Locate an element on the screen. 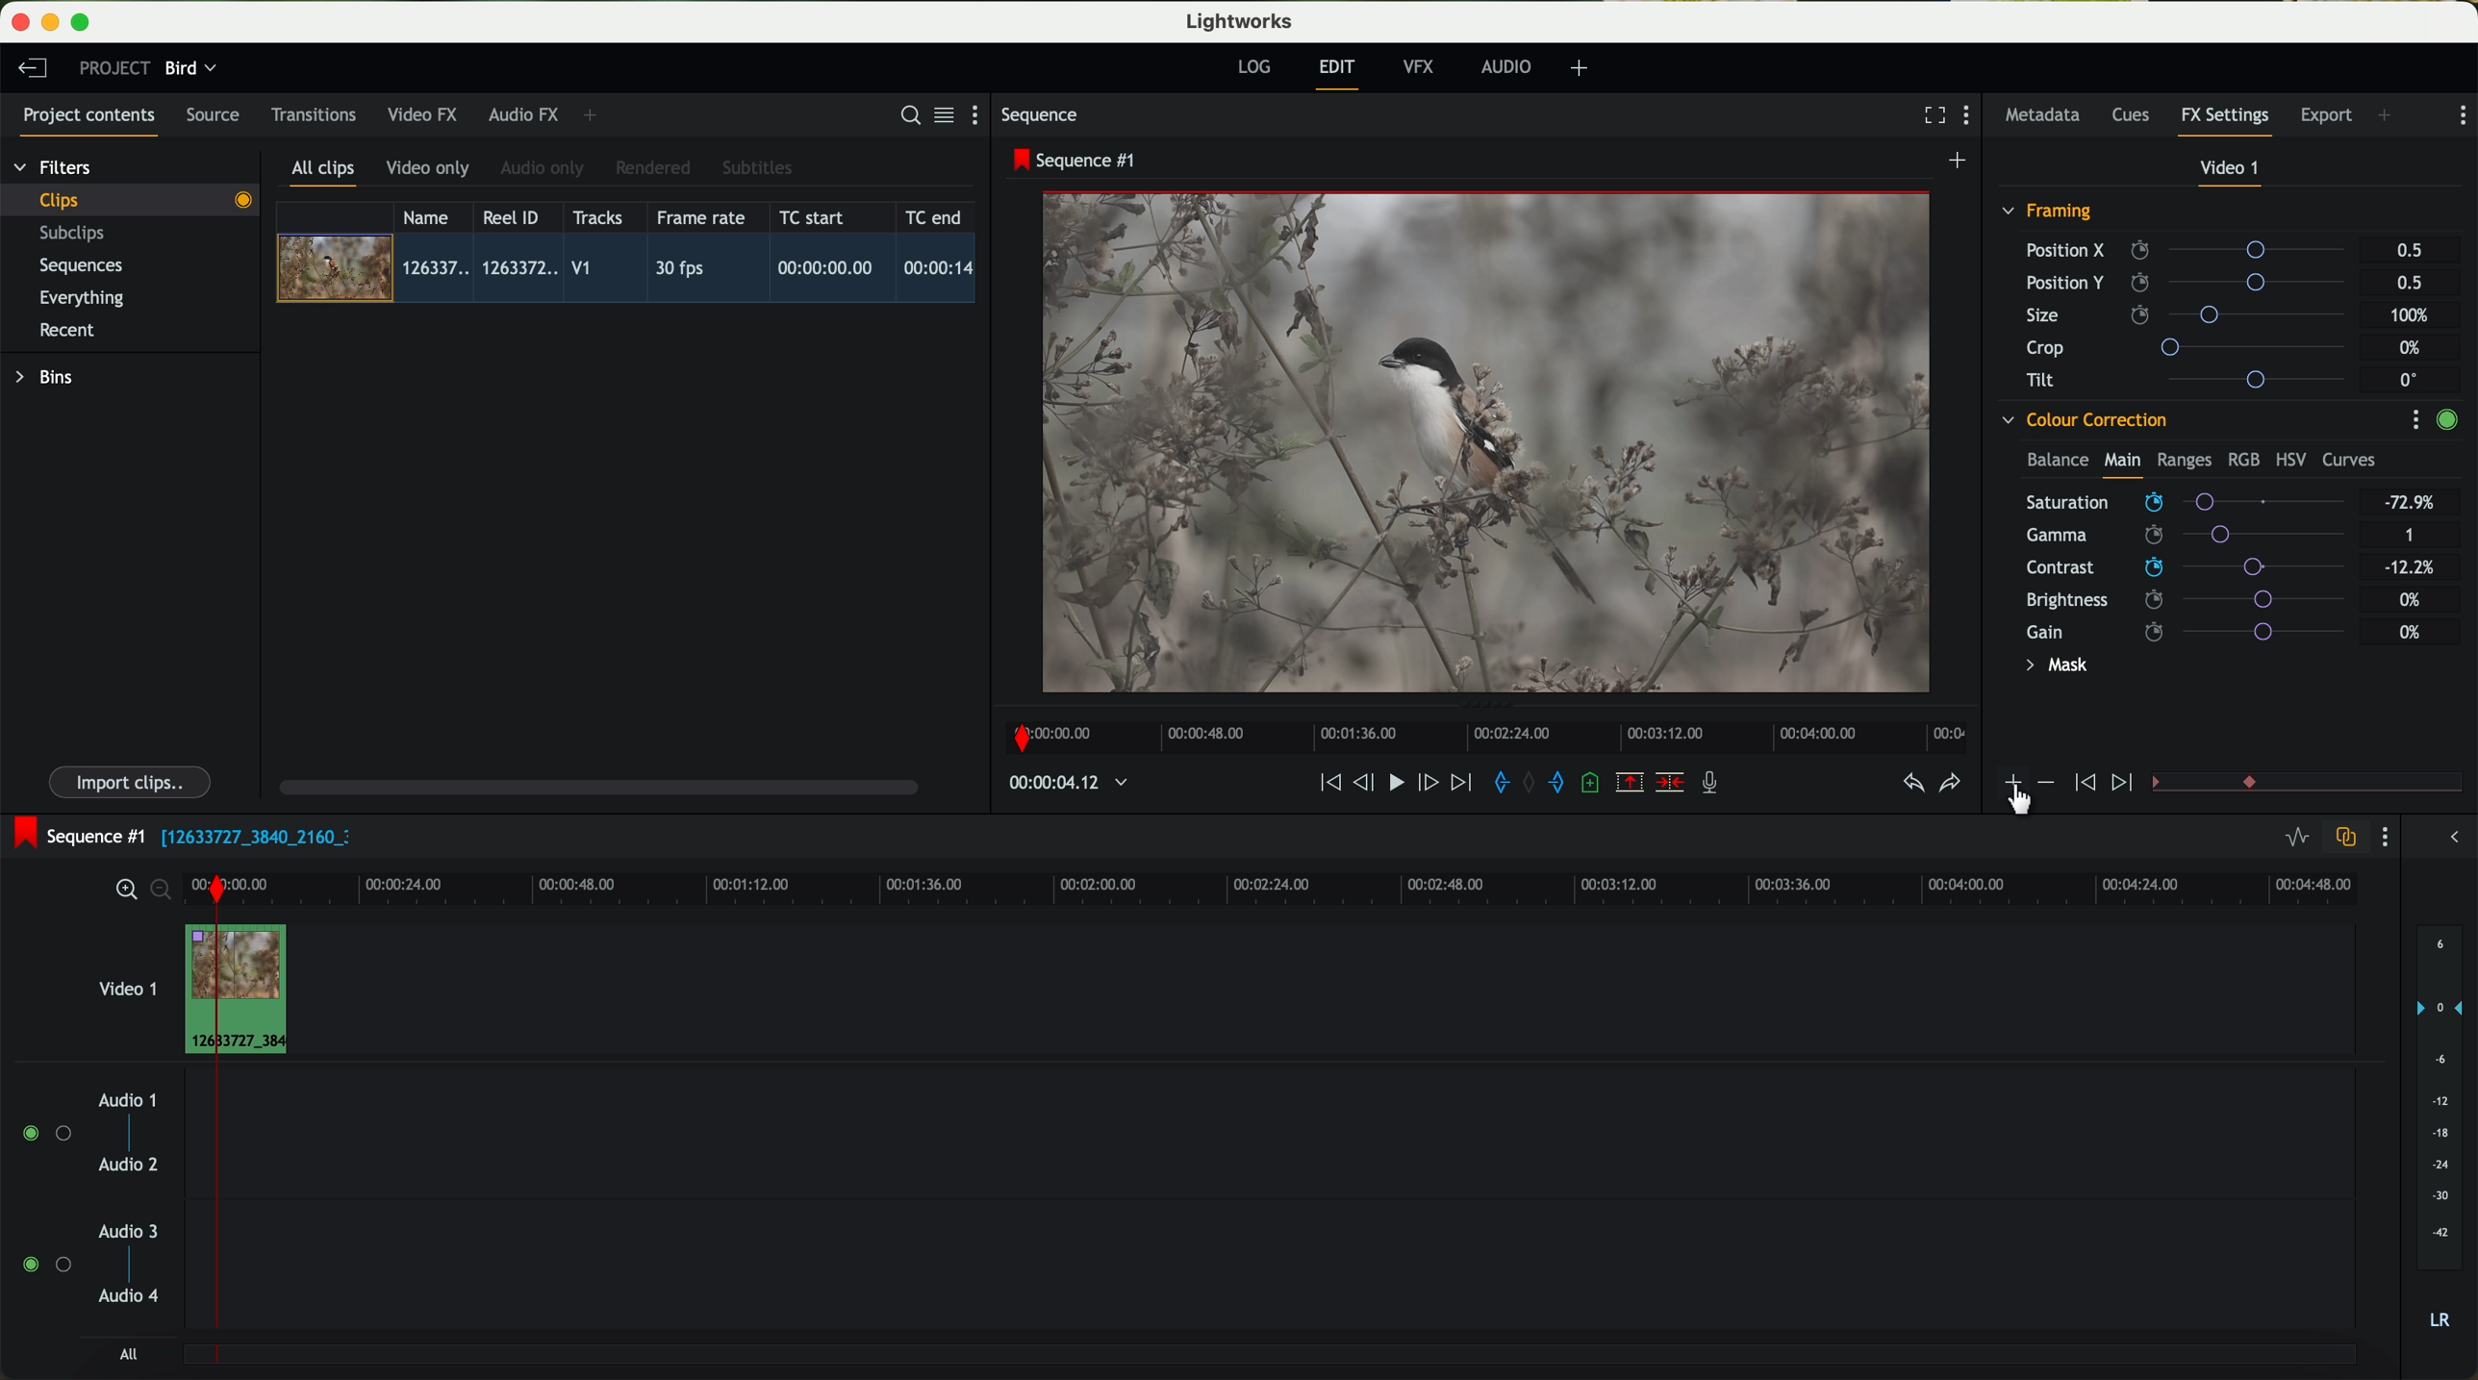  name is located at coordinates (433, 217).